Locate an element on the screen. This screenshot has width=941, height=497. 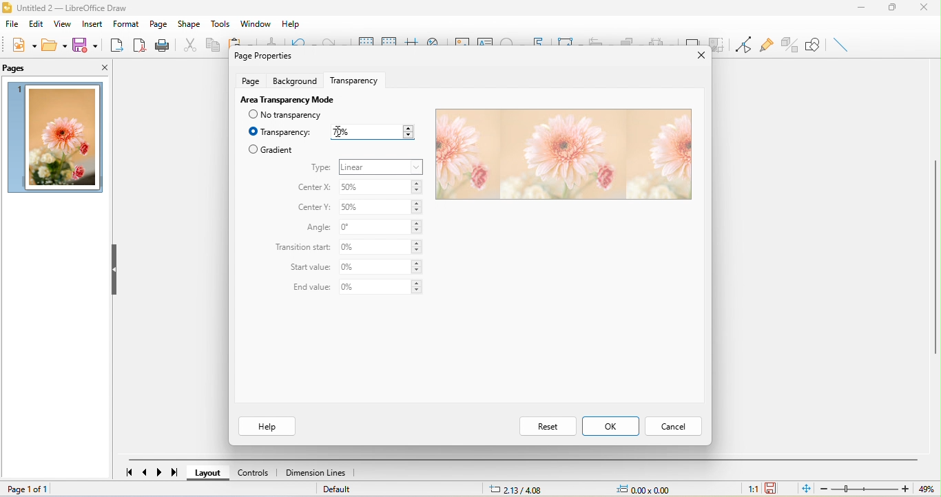
vertical scroll bar is located at coordinates (935, 255).